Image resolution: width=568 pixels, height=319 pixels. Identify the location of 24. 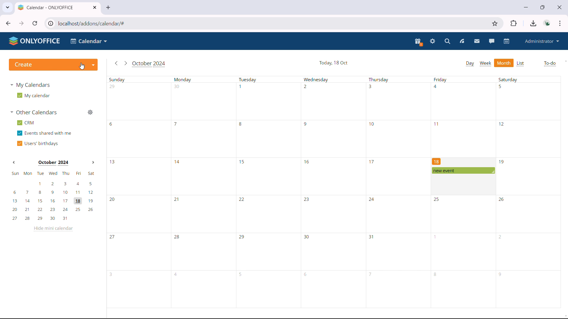
(372, 200).